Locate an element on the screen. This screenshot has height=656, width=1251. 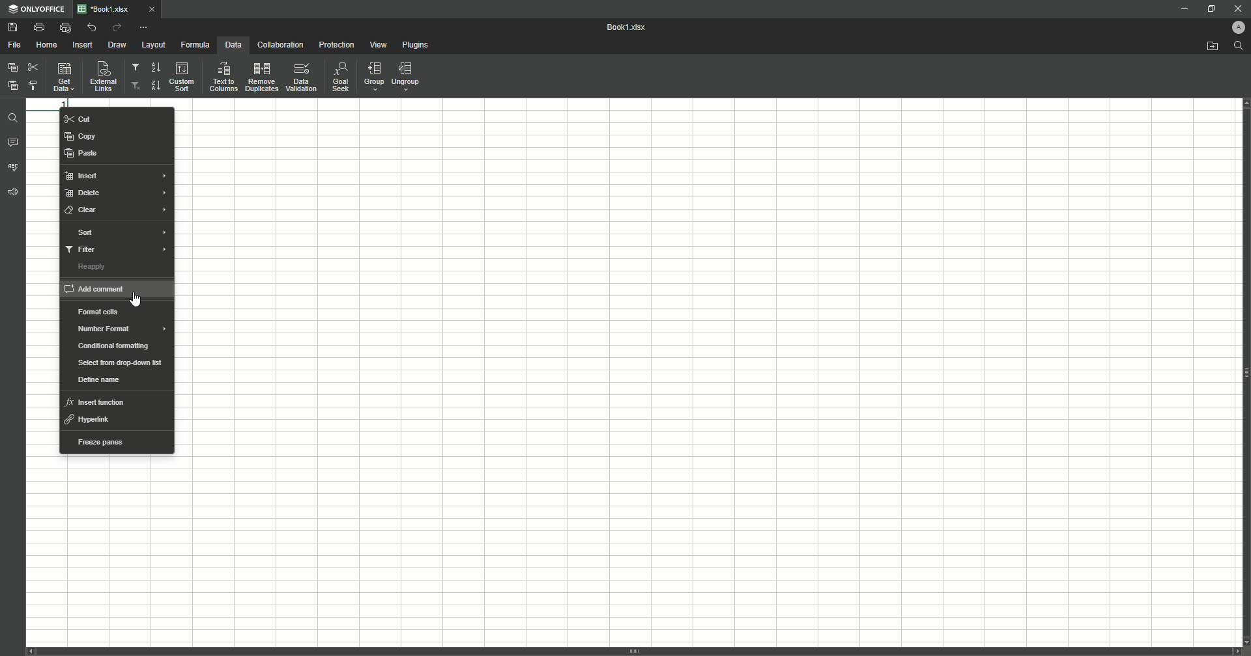
Spell Check is located at coordinates (14, 167).